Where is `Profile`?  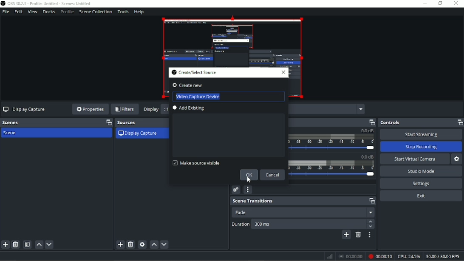 Profile is located at coordinates (67, 12).